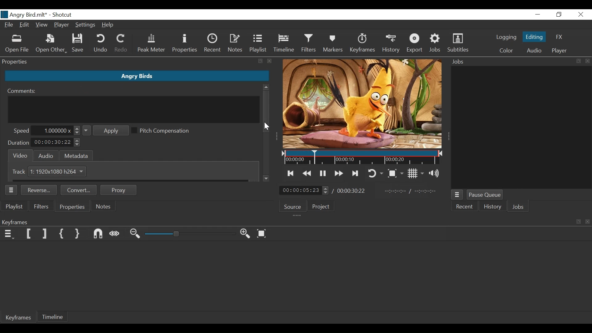 This screenshot has width=592, height=333. What do you see at coordinates (465, 207) in the screenshot?
I see `Recent` at bounding box center [465, 207].